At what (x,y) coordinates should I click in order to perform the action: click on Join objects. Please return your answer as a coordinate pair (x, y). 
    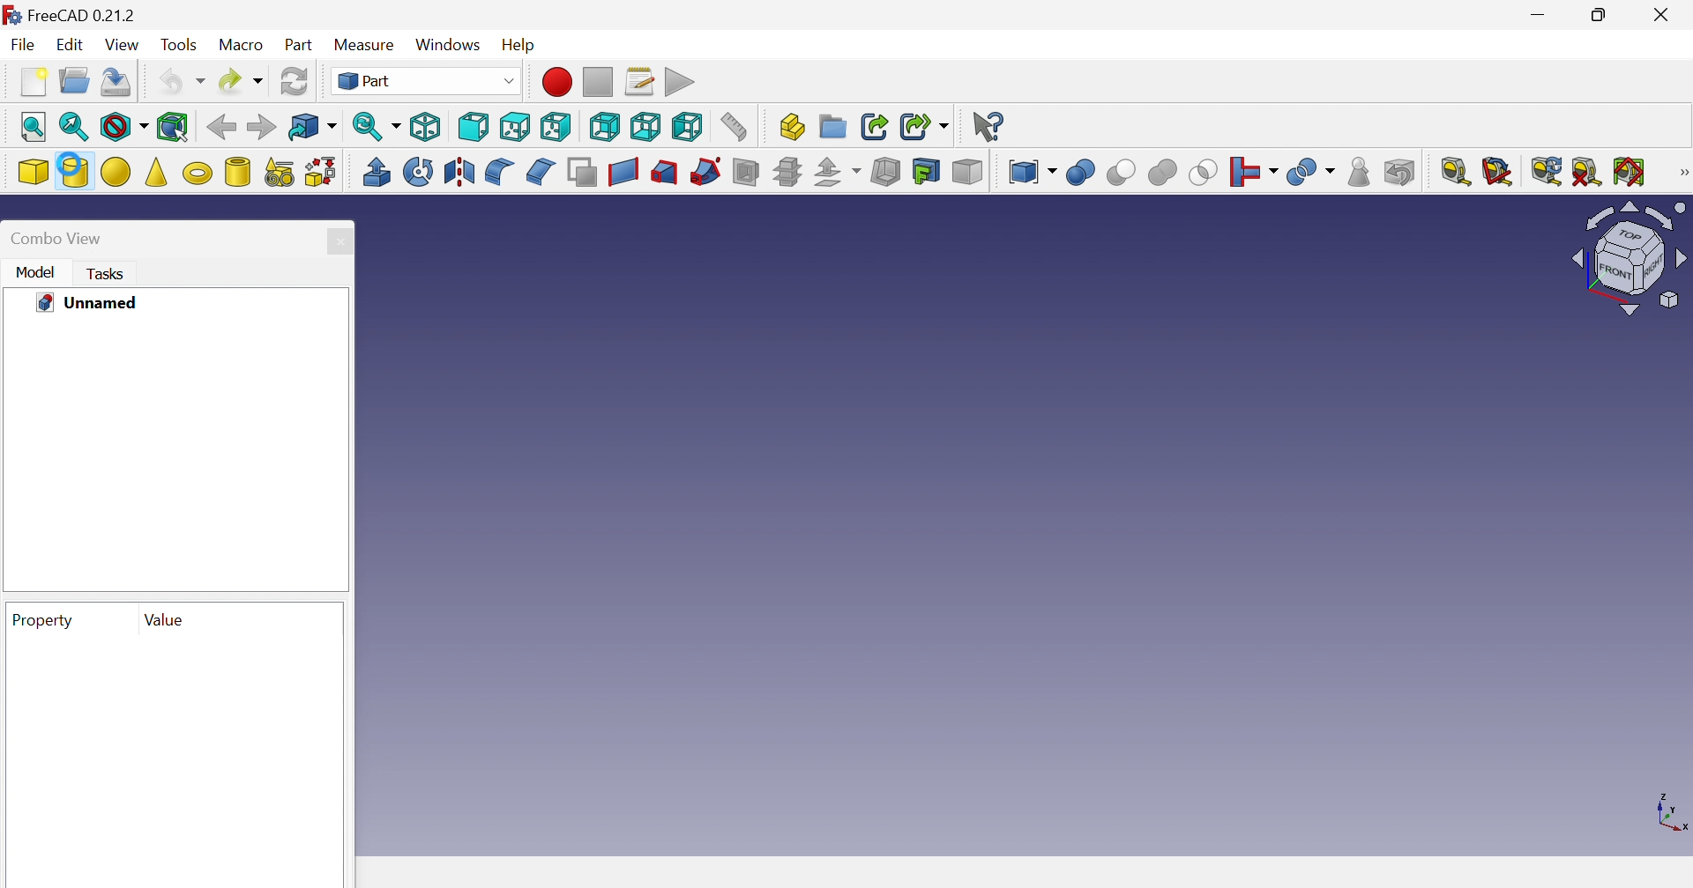
    Looking at the image, I should click on (1253, 172).